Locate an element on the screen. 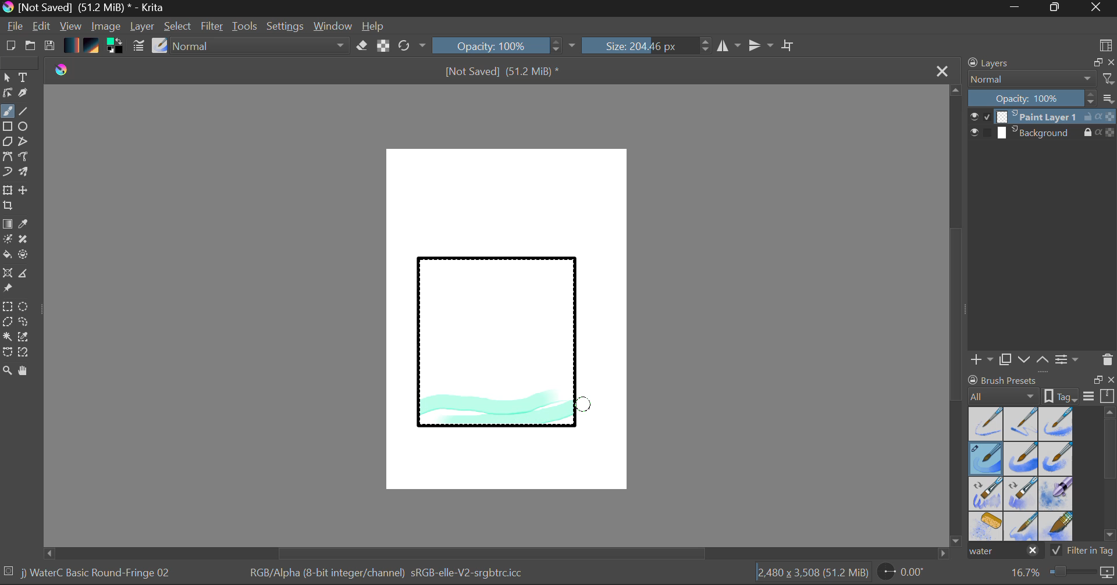  Brush Size is located at coordinates (647, 45).